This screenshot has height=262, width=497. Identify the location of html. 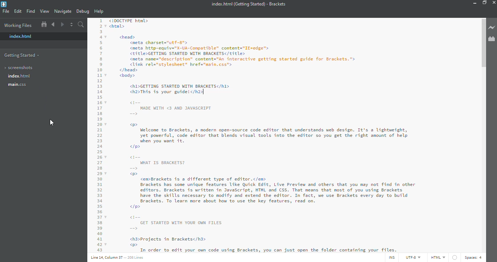
(438, 258).